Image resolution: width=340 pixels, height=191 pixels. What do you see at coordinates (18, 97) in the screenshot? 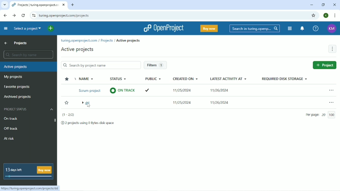
I see `Archived projects` at bounding box center [18, 97].